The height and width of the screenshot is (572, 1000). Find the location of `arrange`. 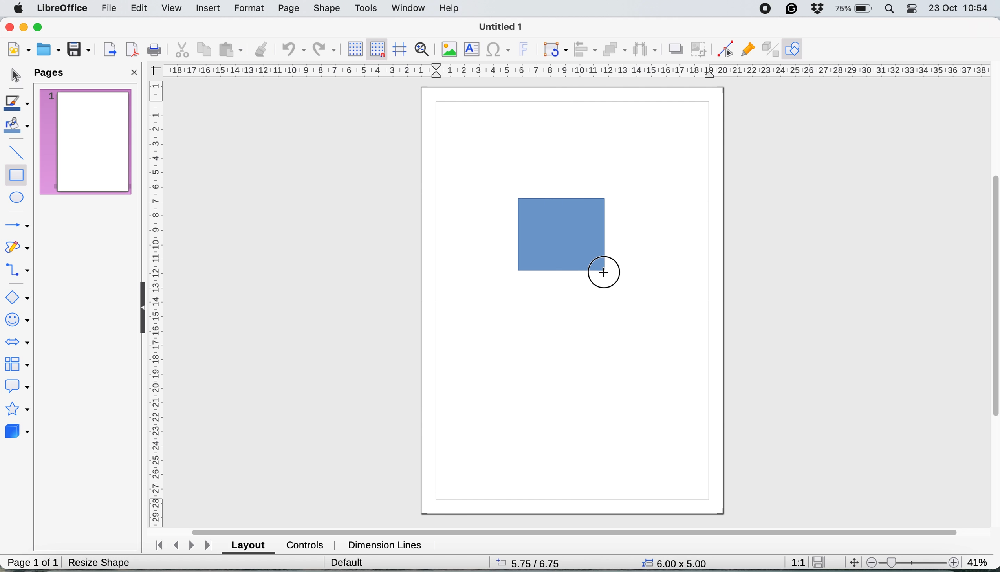

arrange is located at coordinates (617, 50).